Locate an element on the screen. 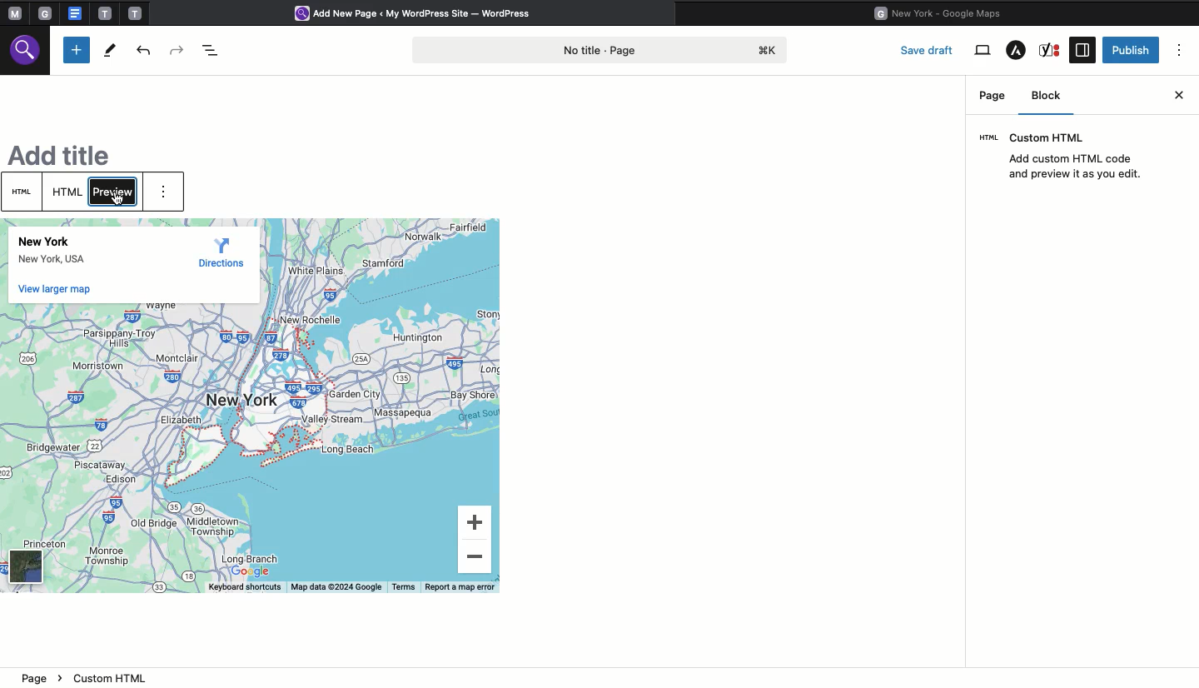 Image resolution: width=1199 pixels, height=688 pixels. Google maps is located at coordinates (943, 12).